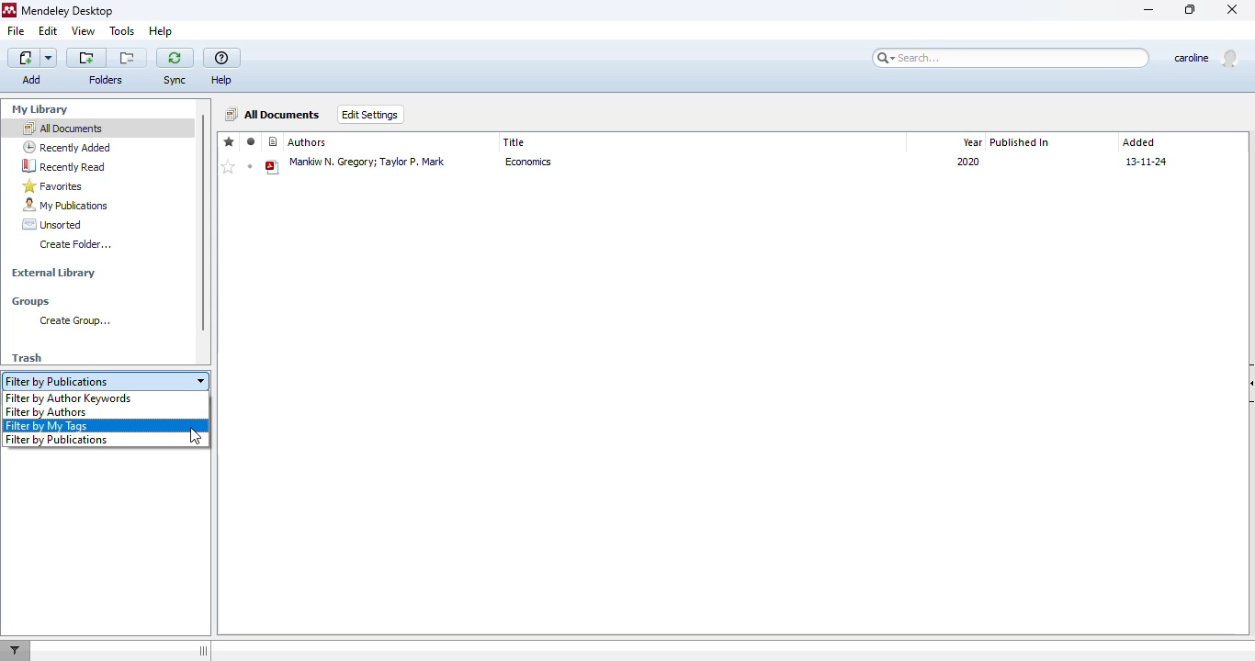 Image resolution: width=1255 pixels, height=661 pixels. What do you see at coordinates (161, 30) in the screenshot?
I see `help` at bounding box center [161, 30].